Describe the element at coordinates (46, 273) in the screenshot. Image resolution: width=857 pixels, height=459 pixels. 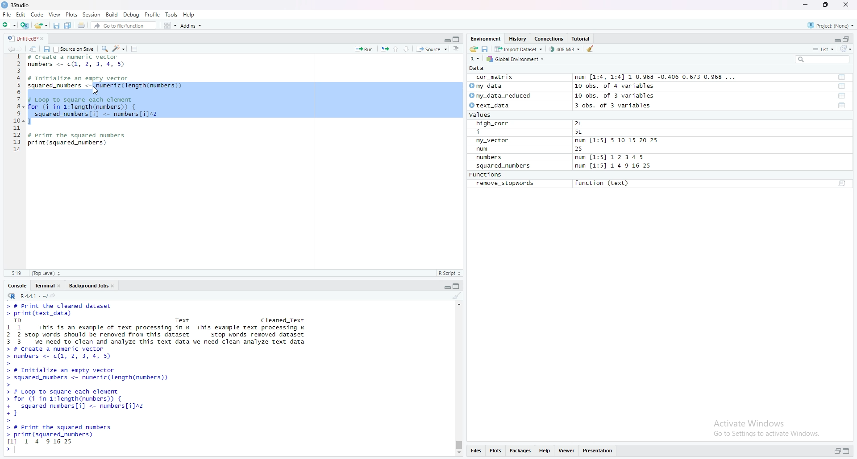
I see `(Top Level)` at that location.